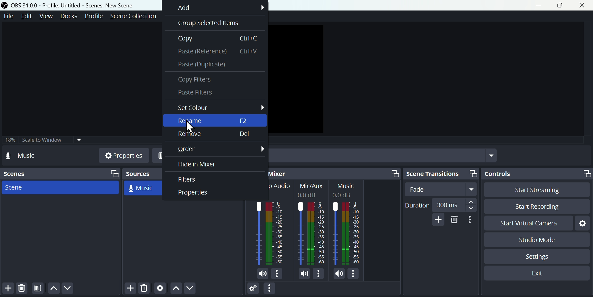 The height and width of the screenshot is (297, 593). What do you see at coordinates (160, 289) in the screenshot?
I see `Settings` at bounding box center [160, 289].